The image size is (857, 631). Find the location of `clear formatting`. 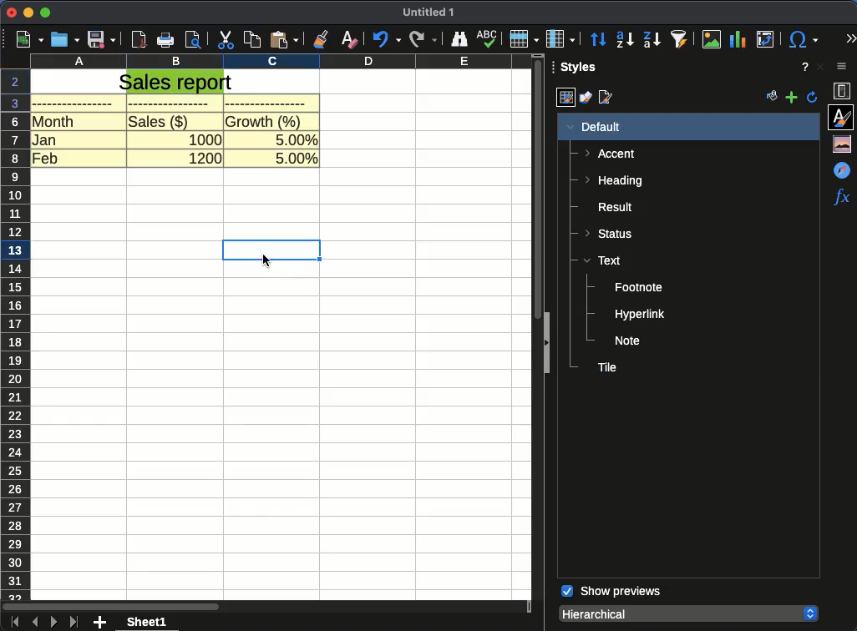

clear formatting is located at coordinates (350, 39).